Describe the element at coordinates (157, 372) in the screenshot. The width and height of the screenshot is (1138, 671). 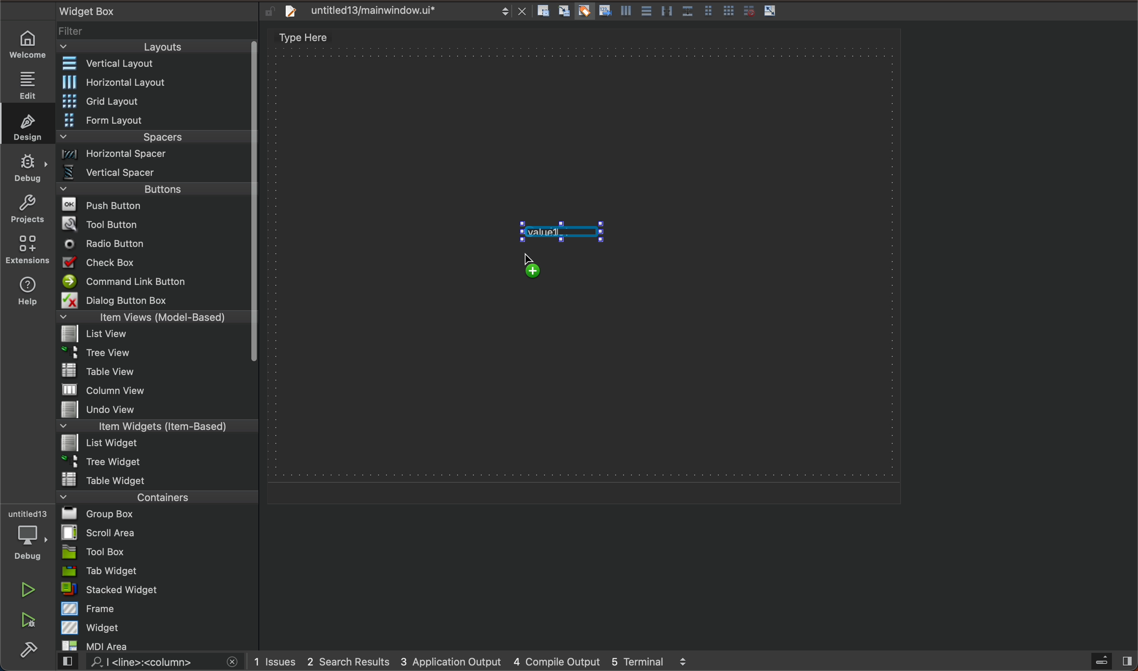
I see `table view` at that location.